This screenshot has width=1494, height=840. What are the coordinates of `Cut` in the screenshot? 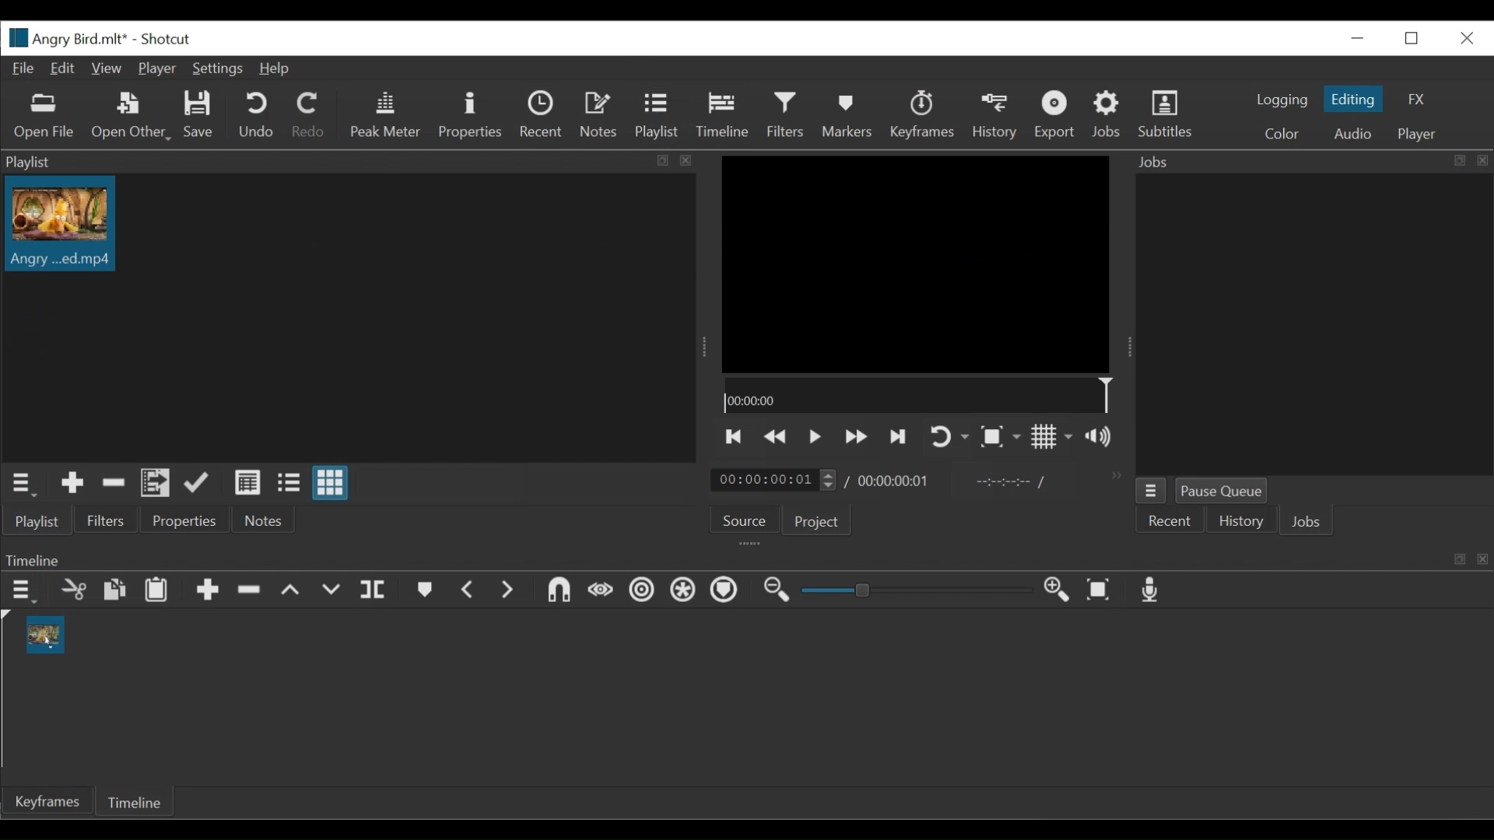 It's located at (73, 589).